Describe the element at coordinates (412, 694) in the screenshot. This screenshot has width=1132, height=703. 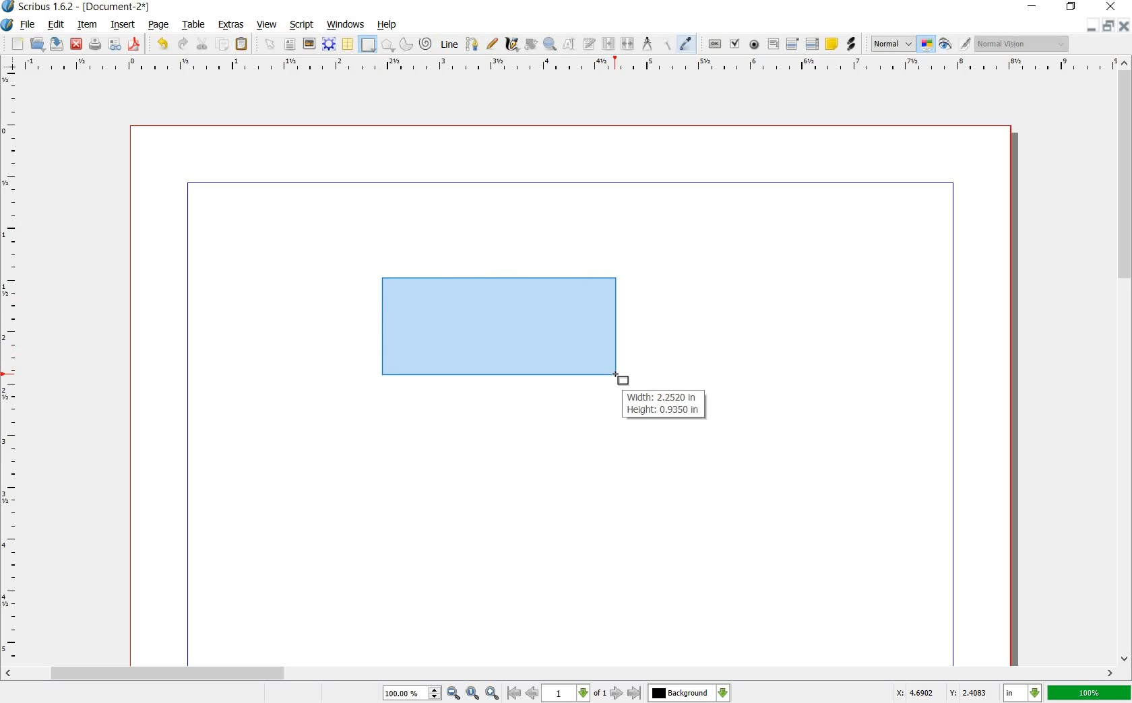
I see `100.00%` at that location.